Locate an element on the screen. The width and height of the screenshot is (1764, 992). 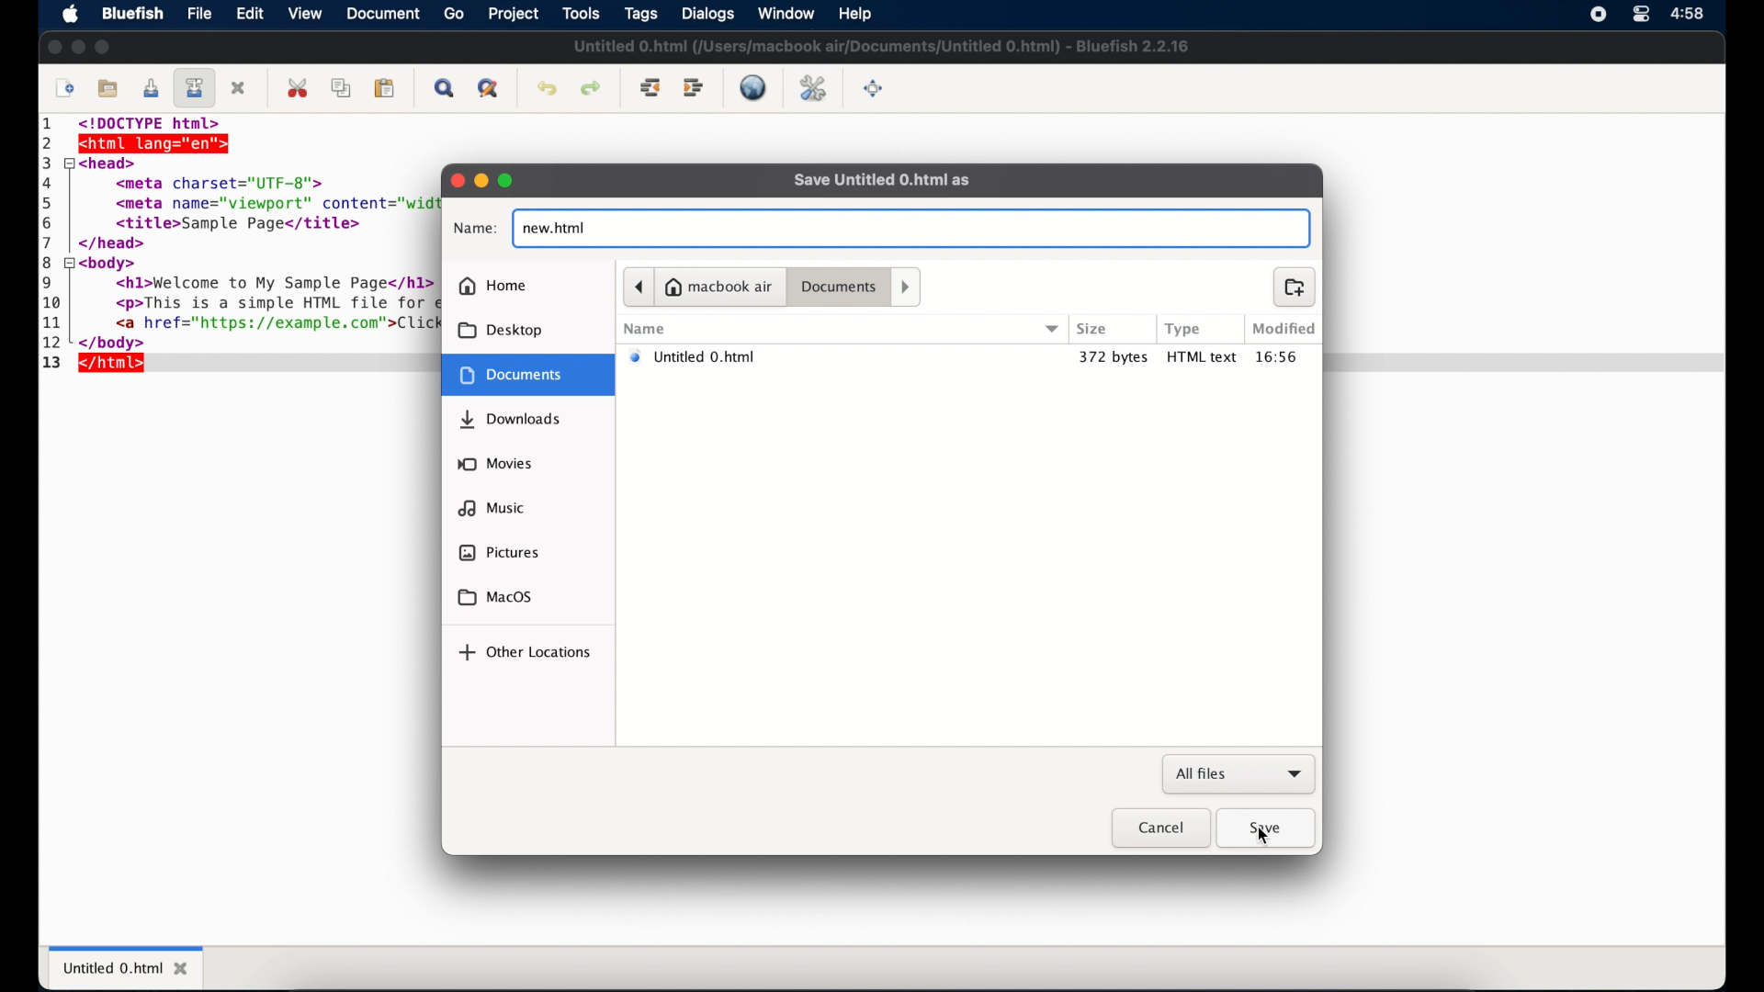
home is located at coordinates (492, 286).